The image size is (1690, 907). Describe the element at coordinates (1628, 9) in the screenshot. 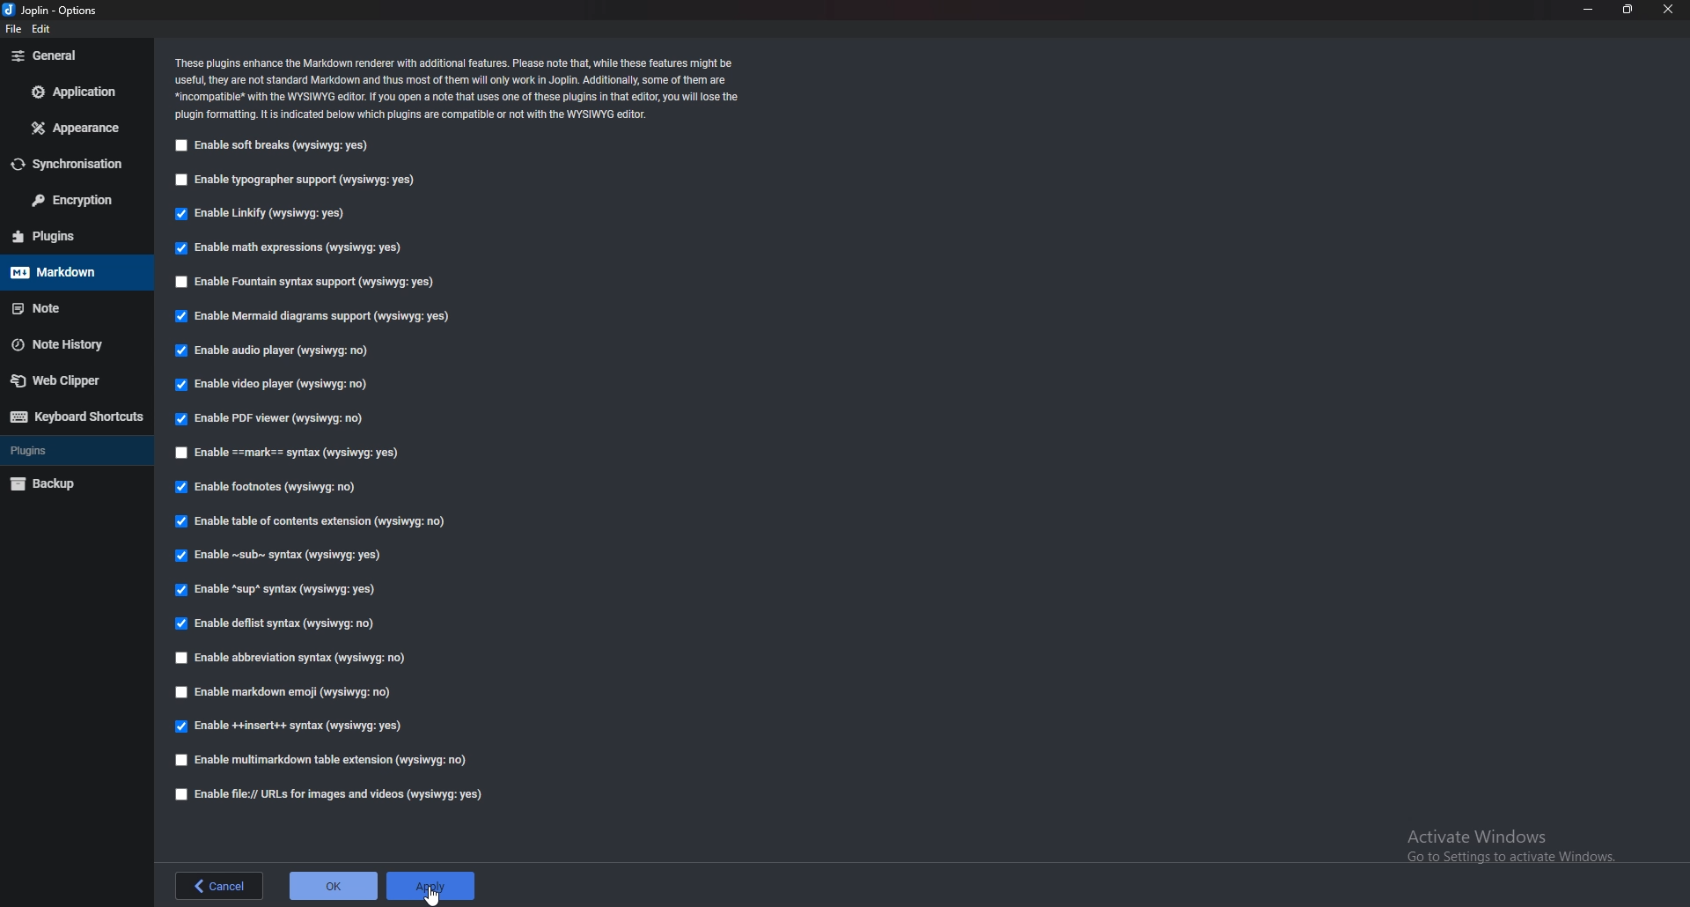

I see `Resize` at that location.